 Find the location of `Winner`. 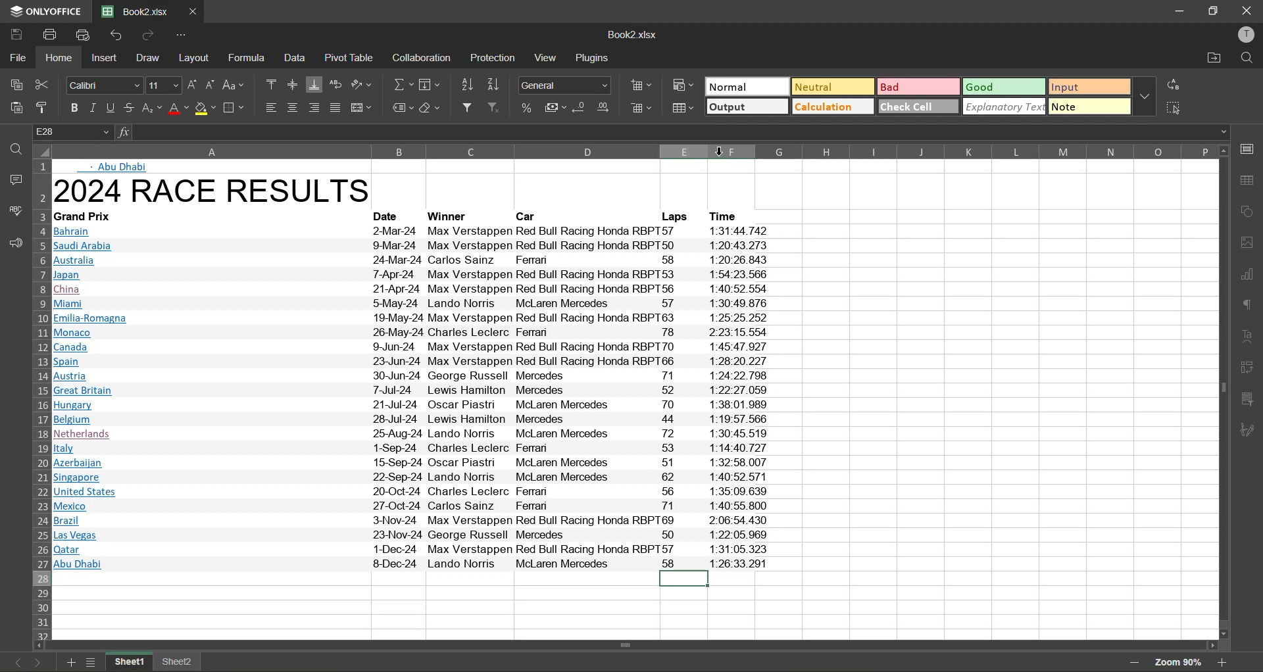

Winner is located at coordinates (451, 216).